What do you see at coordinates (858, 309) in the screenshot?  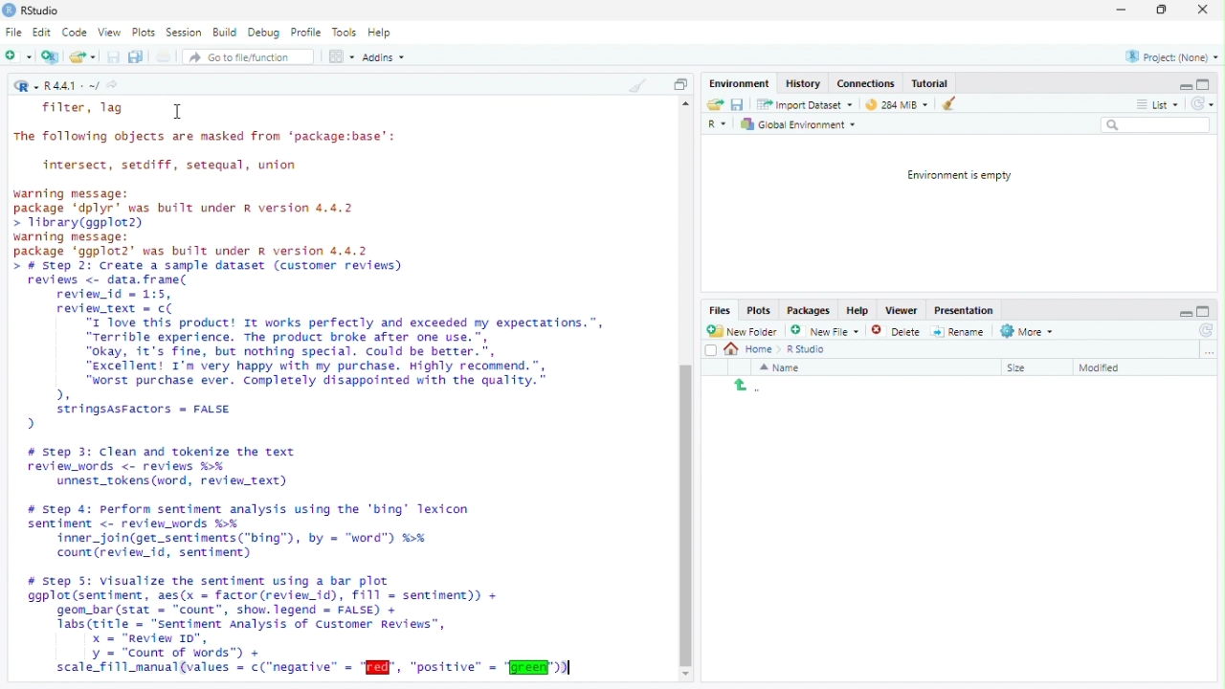 I see `Help` at bounding box center [858, 309].